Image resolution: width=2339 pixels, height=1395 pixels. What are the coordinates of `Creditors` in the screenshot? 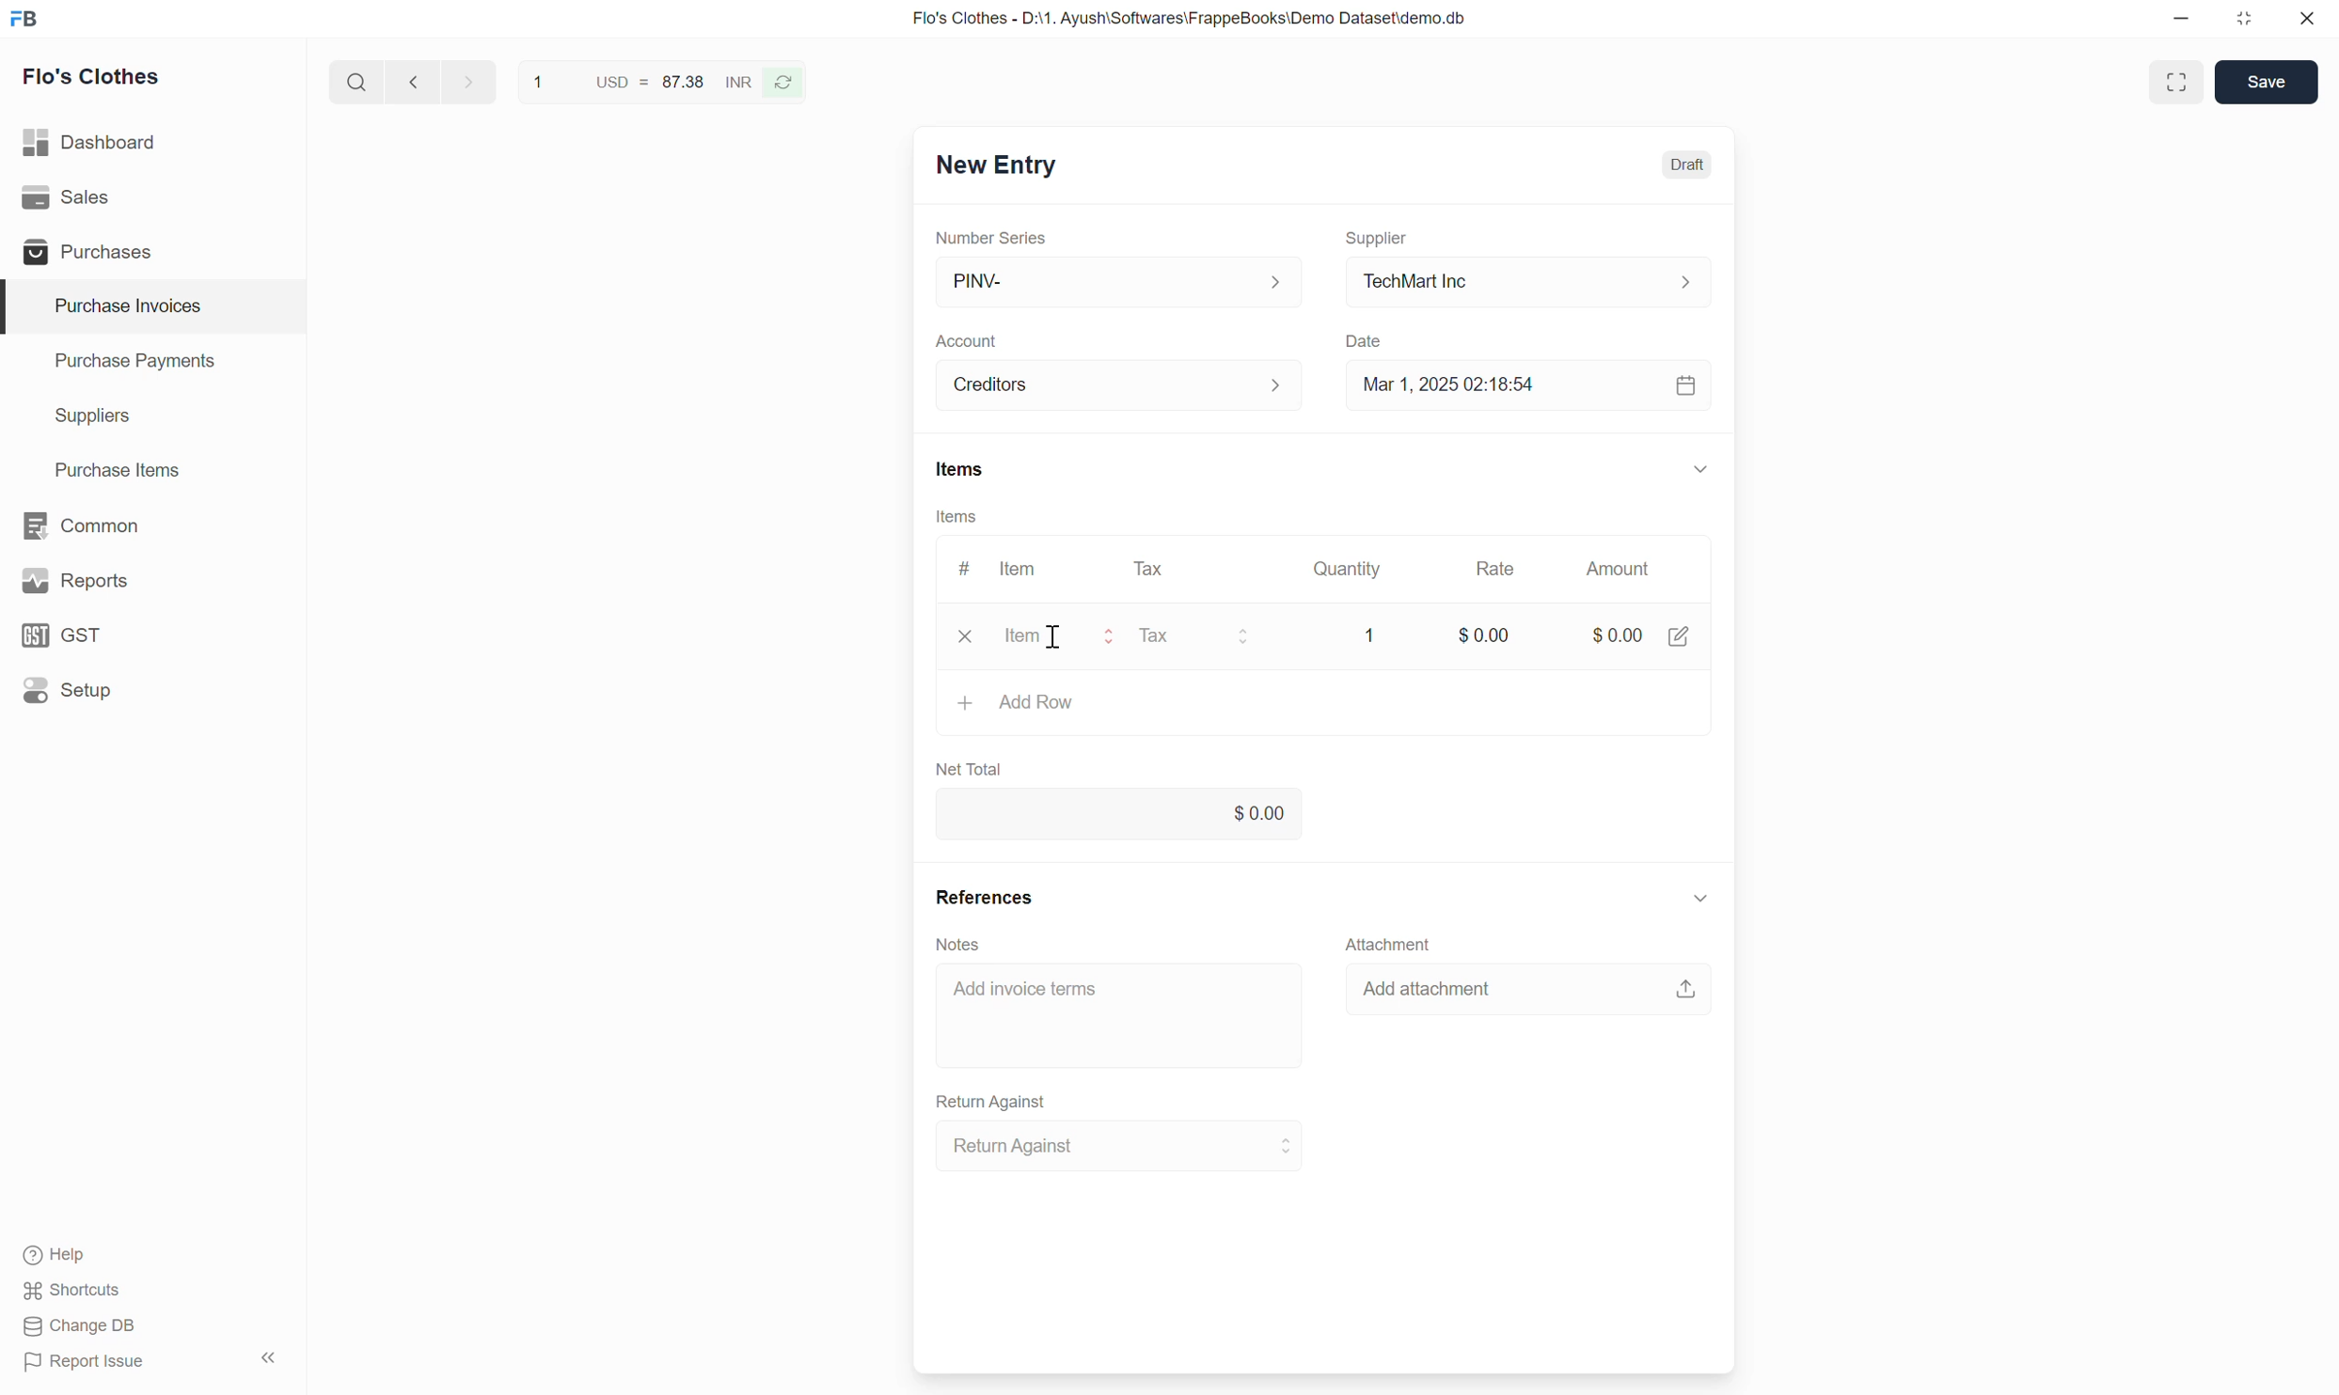 It's located at (1121, 385).